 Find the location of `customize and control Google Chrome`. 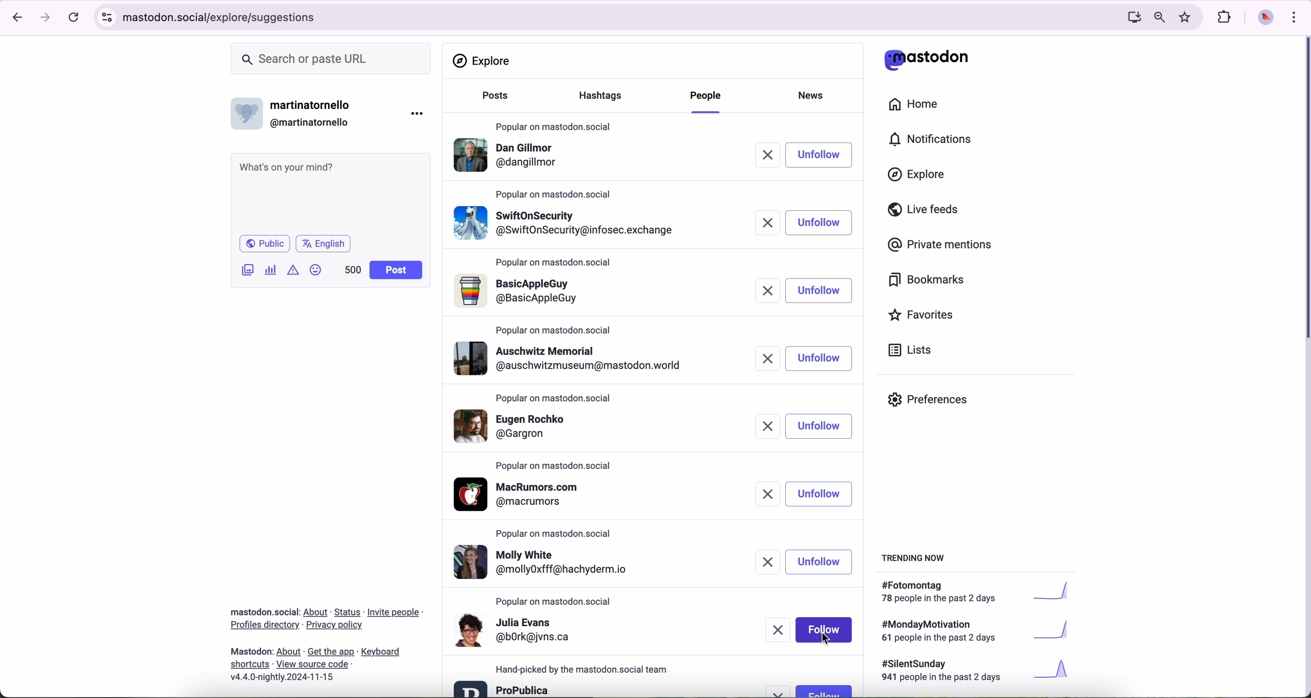

customize and control Google Chrome is located at coordinates (1293, 17).